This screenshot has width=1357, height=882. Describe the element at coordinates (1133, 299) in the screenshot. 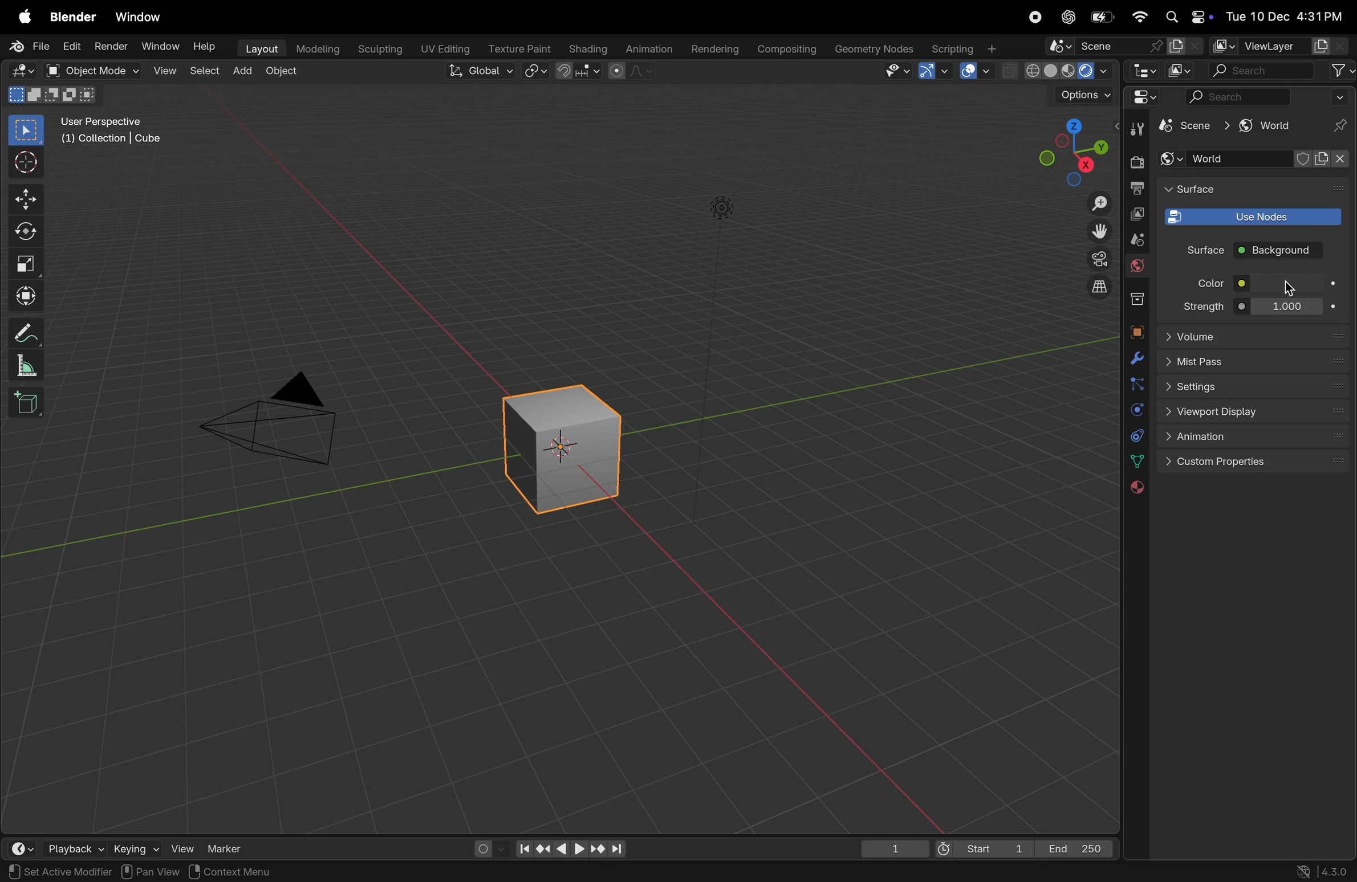

I see `collection` at that location.